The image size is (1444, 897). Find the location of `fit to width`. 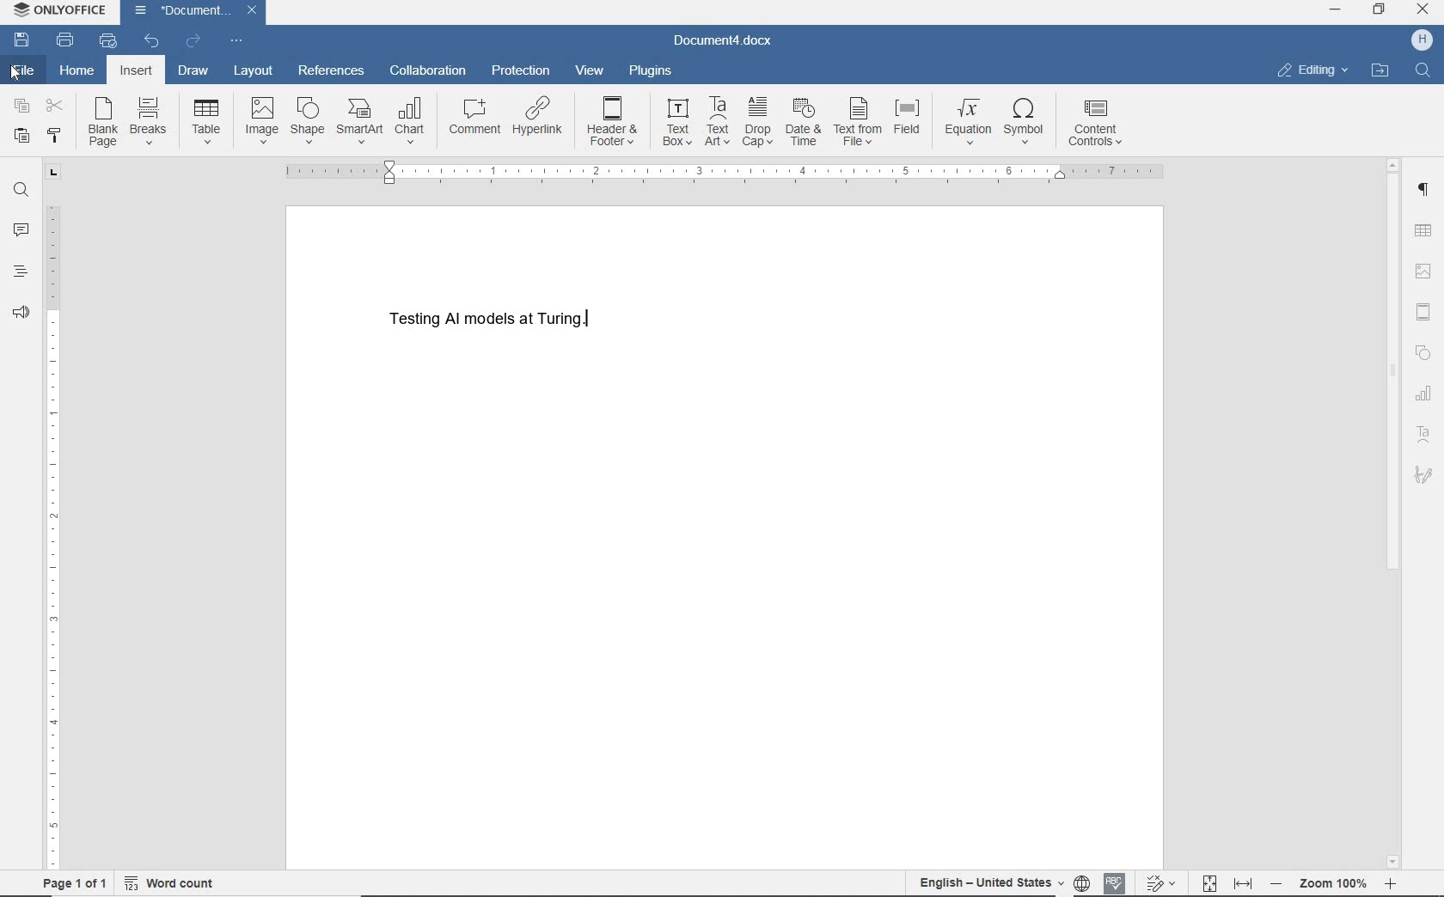

fit to width is located at coordinates (1243, 883).